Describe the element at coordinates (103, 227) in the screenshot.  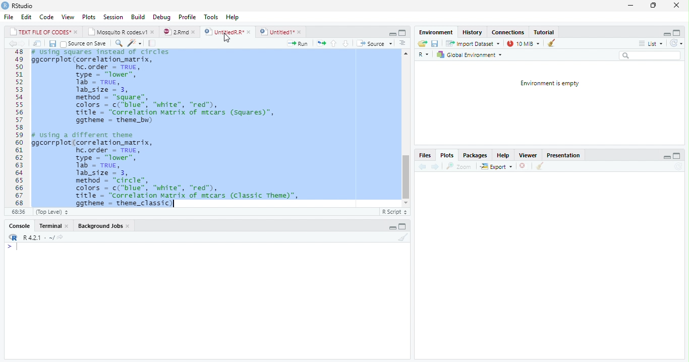
I see `Background Jobs` at that location.